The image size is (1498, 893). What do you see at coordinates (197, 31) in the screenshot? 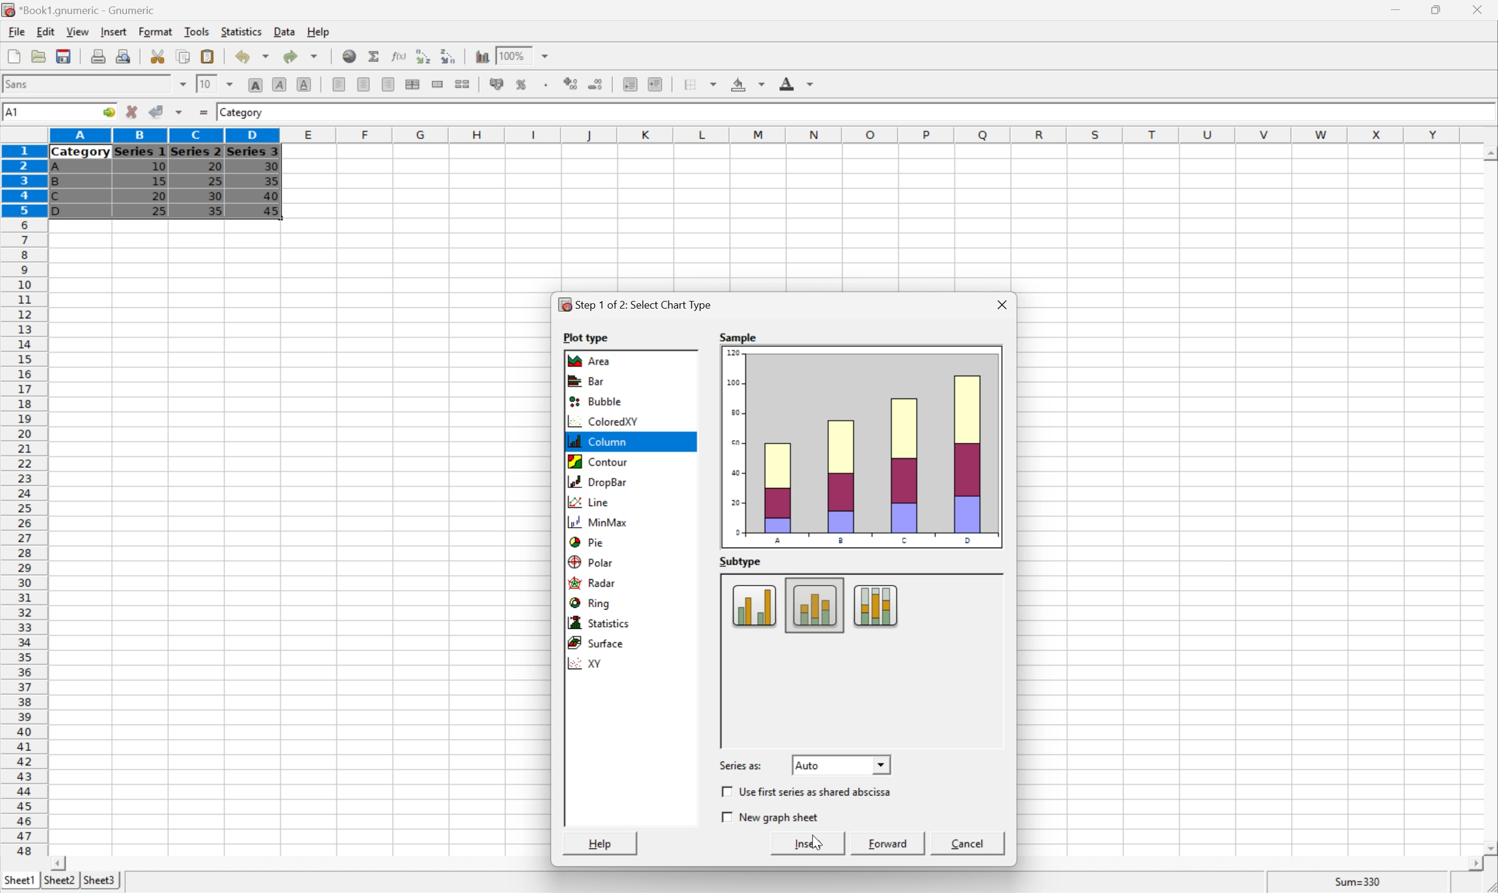
I see `Tools` at bounding box center [197, 31].